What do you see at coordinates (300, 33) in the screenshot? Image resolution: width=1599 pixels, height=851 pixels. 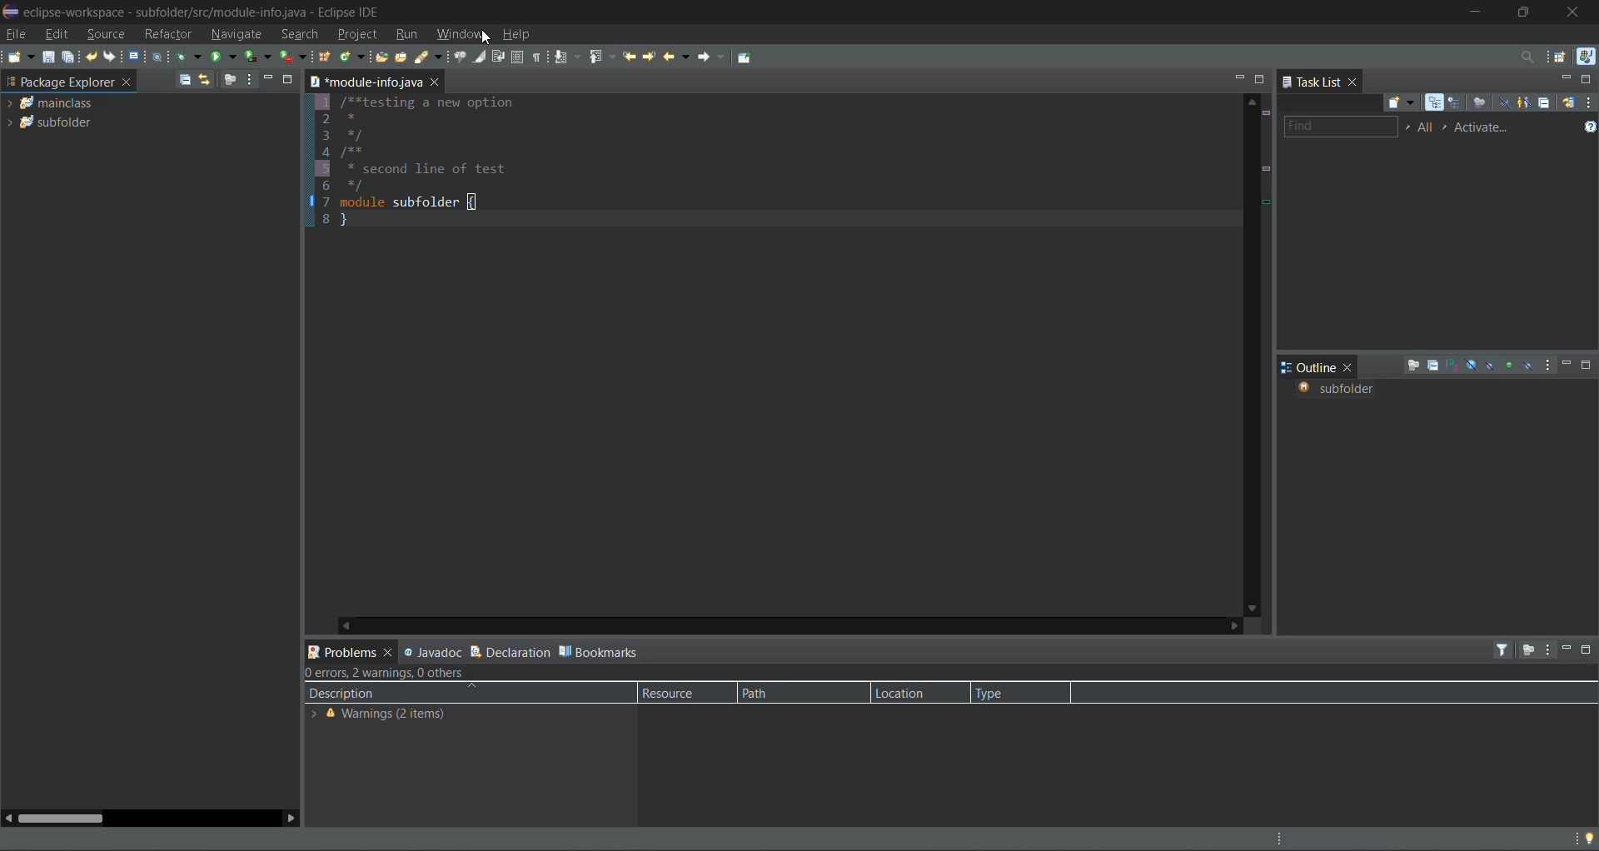 I see `search` at bounding box center [300, 33].